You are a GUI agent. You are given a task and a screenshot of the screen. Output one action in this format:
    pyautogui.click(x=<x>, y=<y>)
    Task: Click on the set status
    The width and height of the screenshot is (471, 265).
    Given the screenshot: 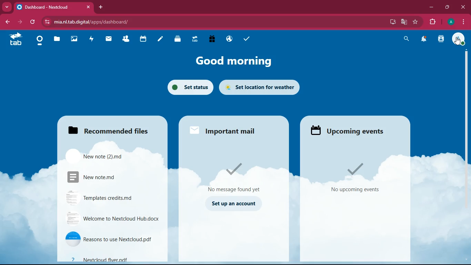 What is the action you would take?
    pyautogui.click(x=188, y=88)
    